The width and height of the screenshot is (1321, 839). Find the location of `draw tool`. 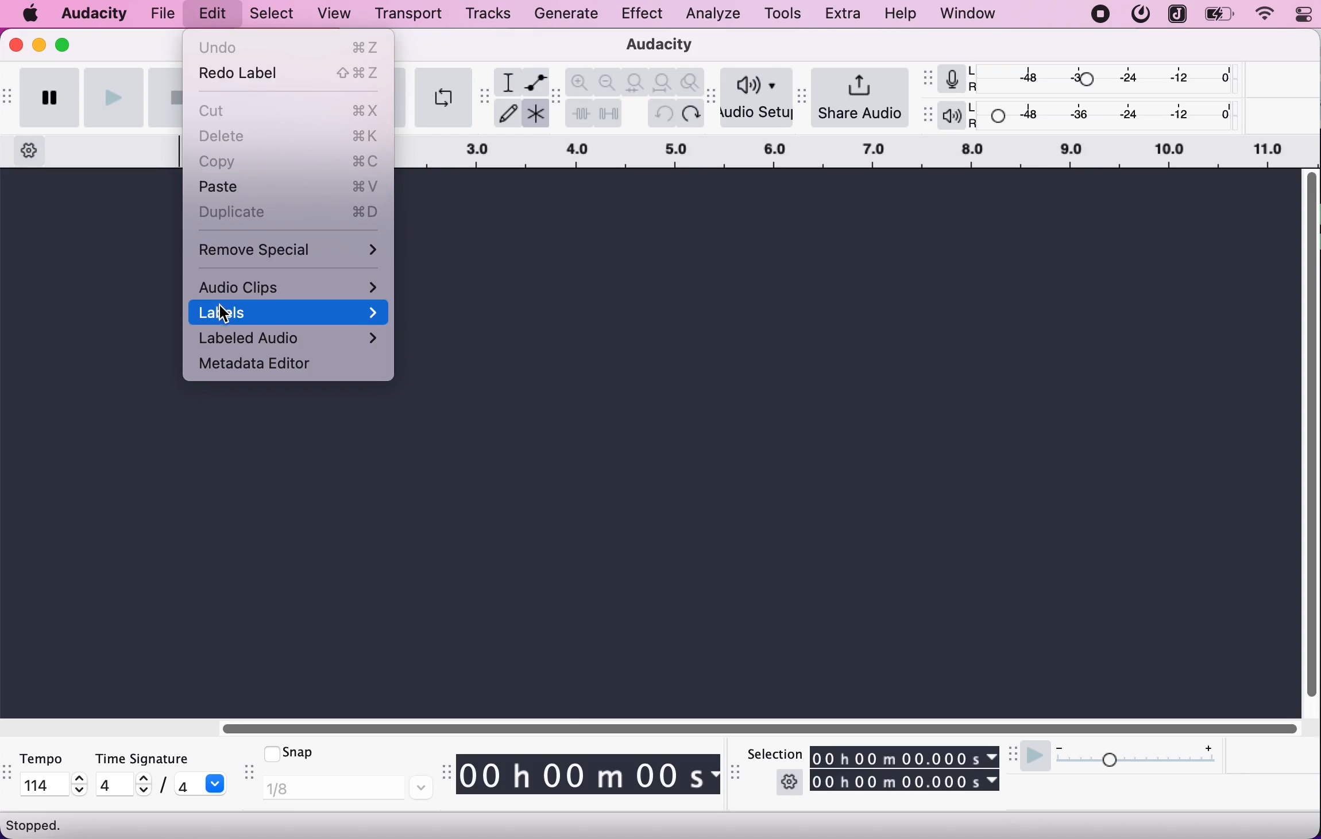

draw tool is located at coordinates (507, 114).